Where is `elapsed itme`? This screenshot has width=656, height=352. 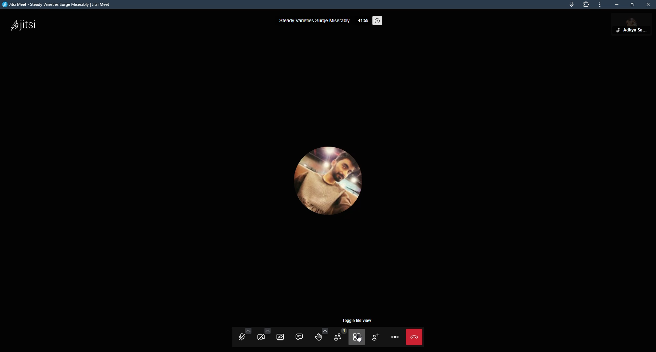 elapsed itme is located at coordinates (364, 20).